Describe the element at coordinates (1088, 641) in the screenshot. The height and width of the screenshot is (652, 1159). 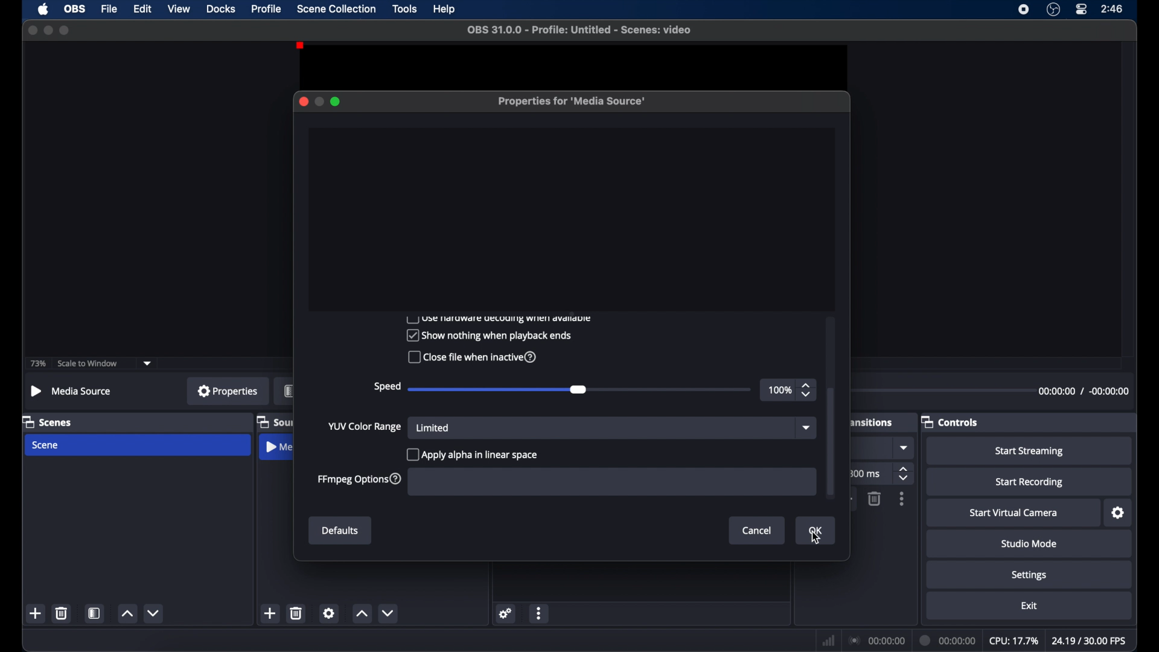
I see `fps` at that location.